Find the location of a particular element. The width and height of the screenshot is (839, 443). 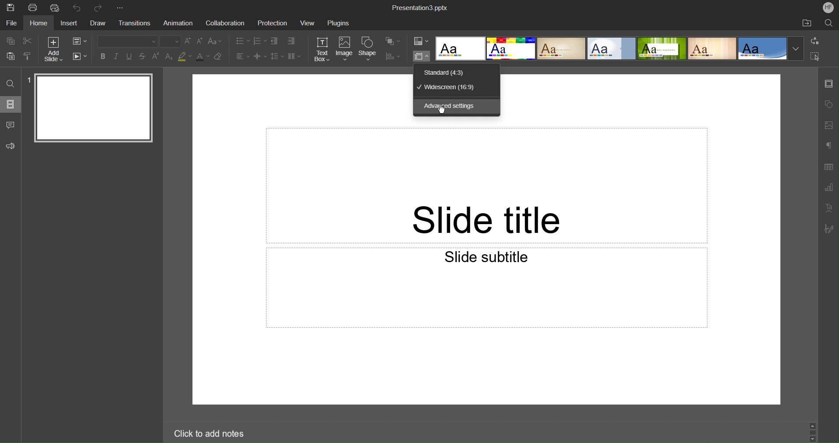

Animation is located at coordinates (179, 23).